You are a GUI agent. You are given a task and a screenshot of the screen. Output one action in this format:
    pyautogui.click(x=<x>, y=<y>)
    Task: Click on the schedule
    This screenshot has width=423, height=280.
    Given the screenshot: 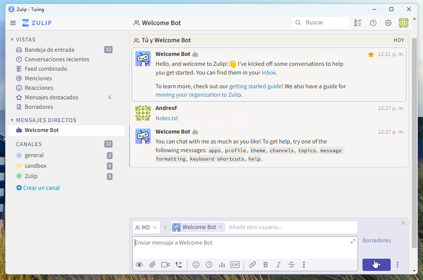 What is the action you would take?
    pyautogui.click(x=209, y=265)
    